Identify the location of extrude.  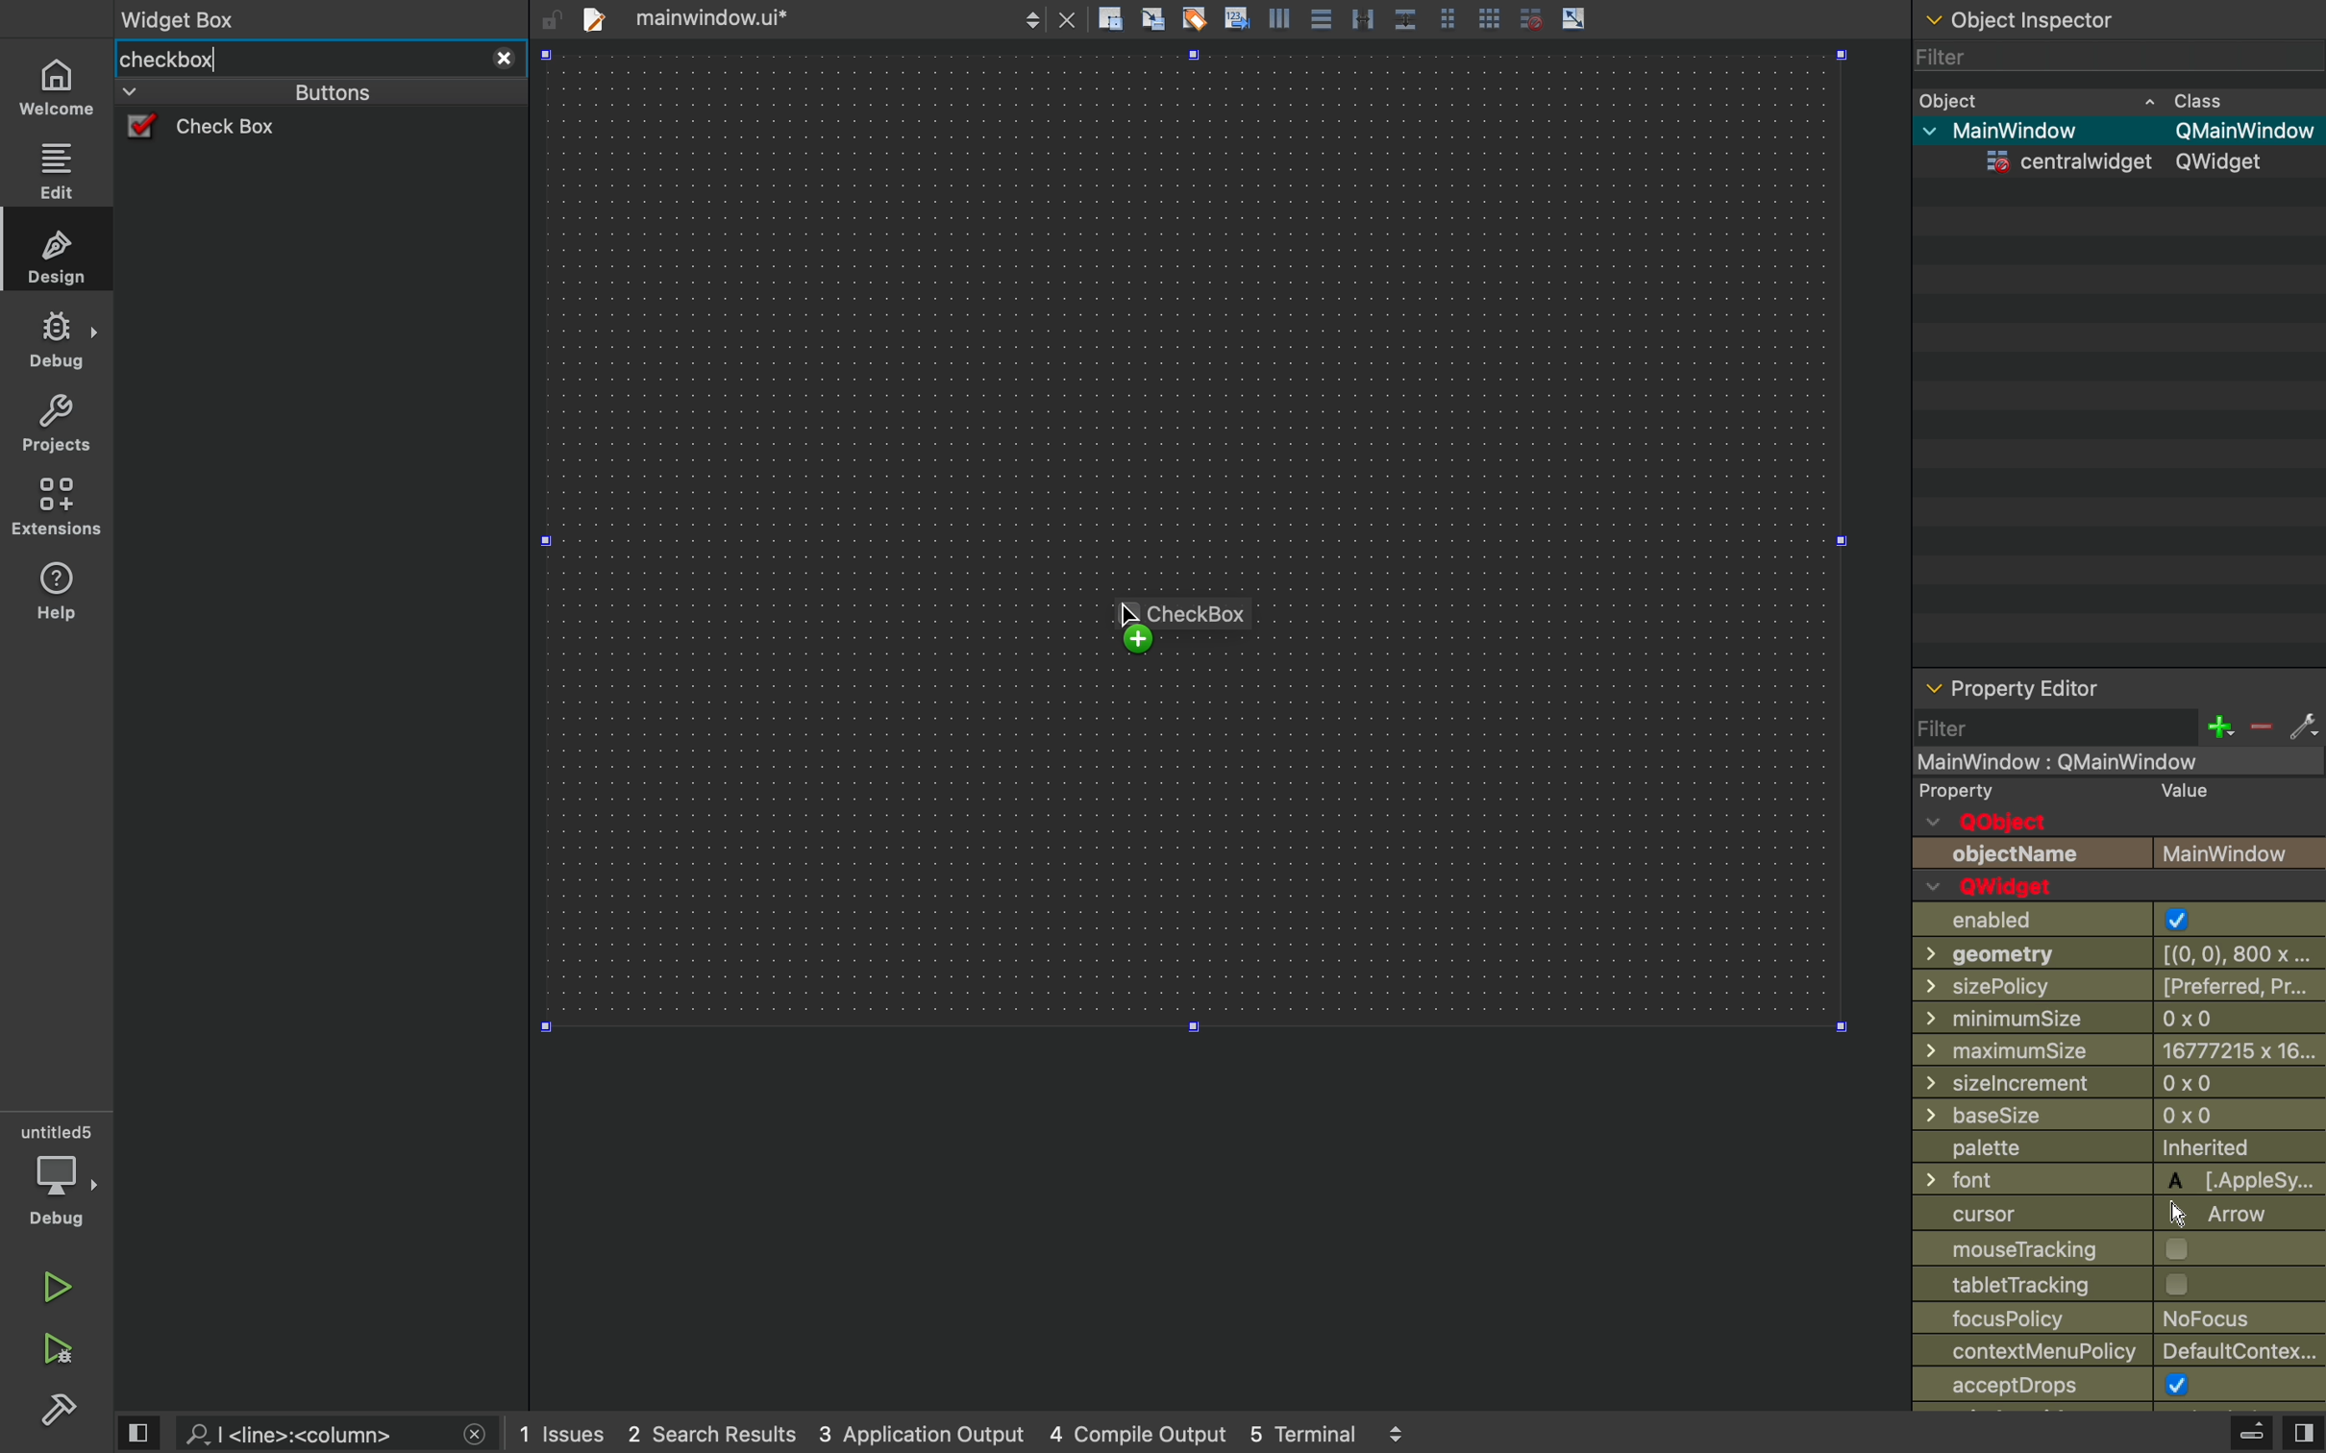
(2252, 1432).